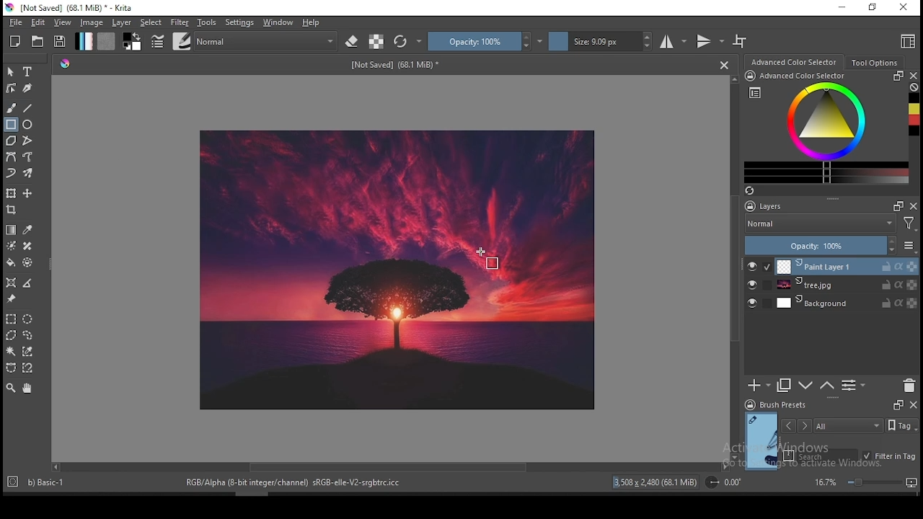 This screenshot has height=519, width=923. I want to click on Scroll Bar, so click(389, 468).